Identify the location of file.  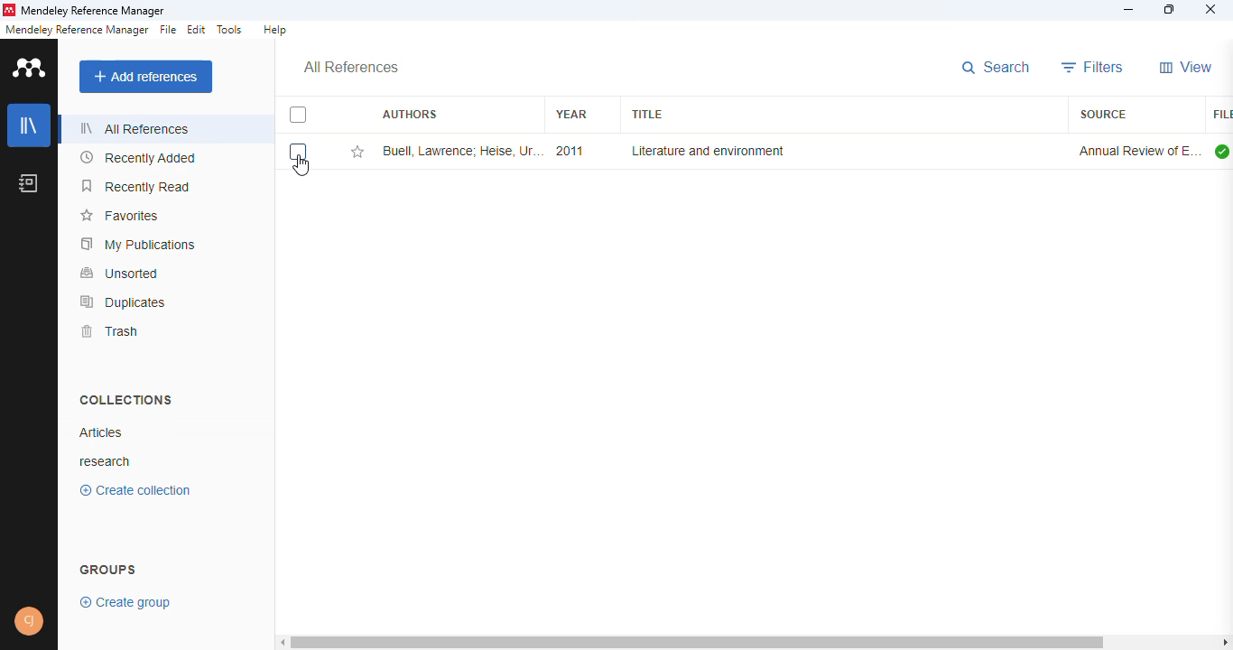
(167, 30).